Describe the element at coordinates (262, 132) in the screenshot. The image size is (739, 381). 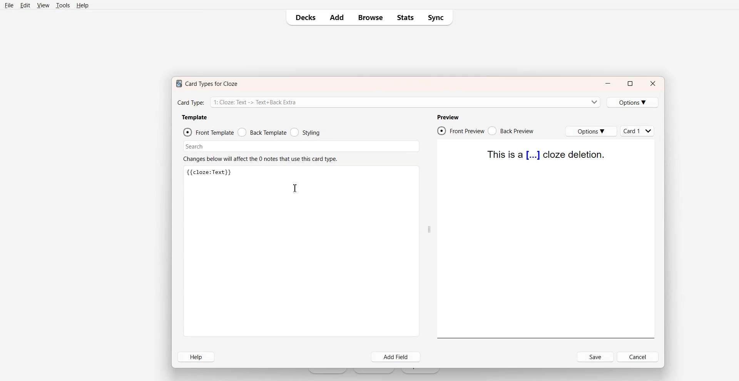
I see `Back Template` at that location.